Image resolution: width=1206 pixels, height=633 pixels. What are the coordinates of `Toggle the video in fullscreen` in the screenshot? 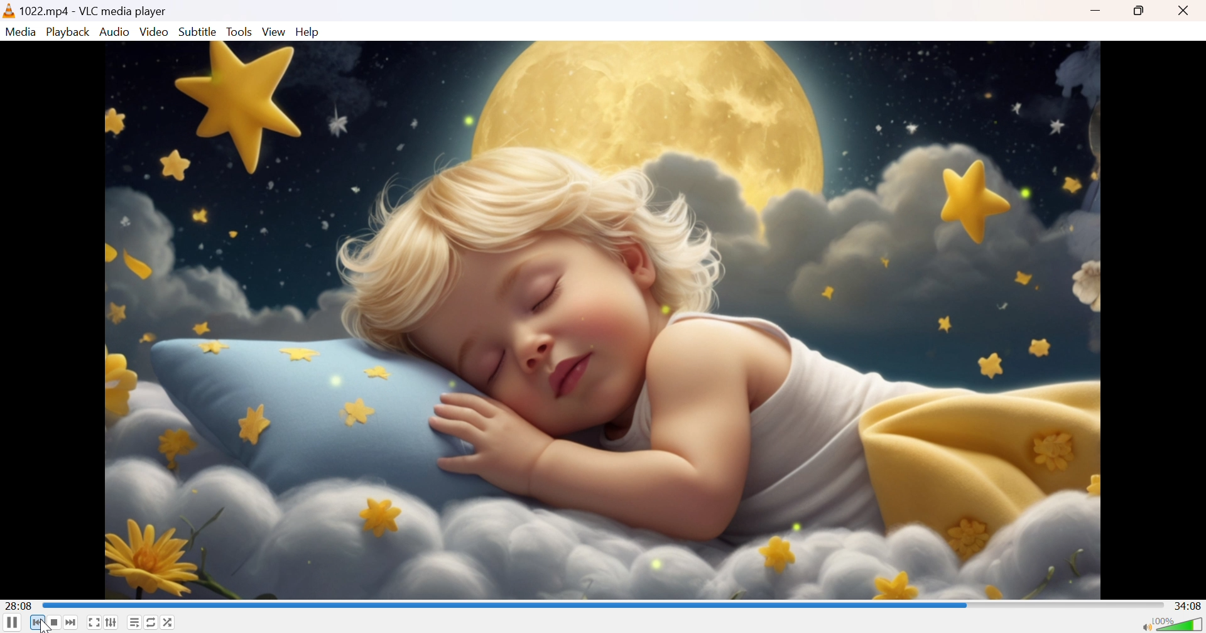 It's located at (93, 622).